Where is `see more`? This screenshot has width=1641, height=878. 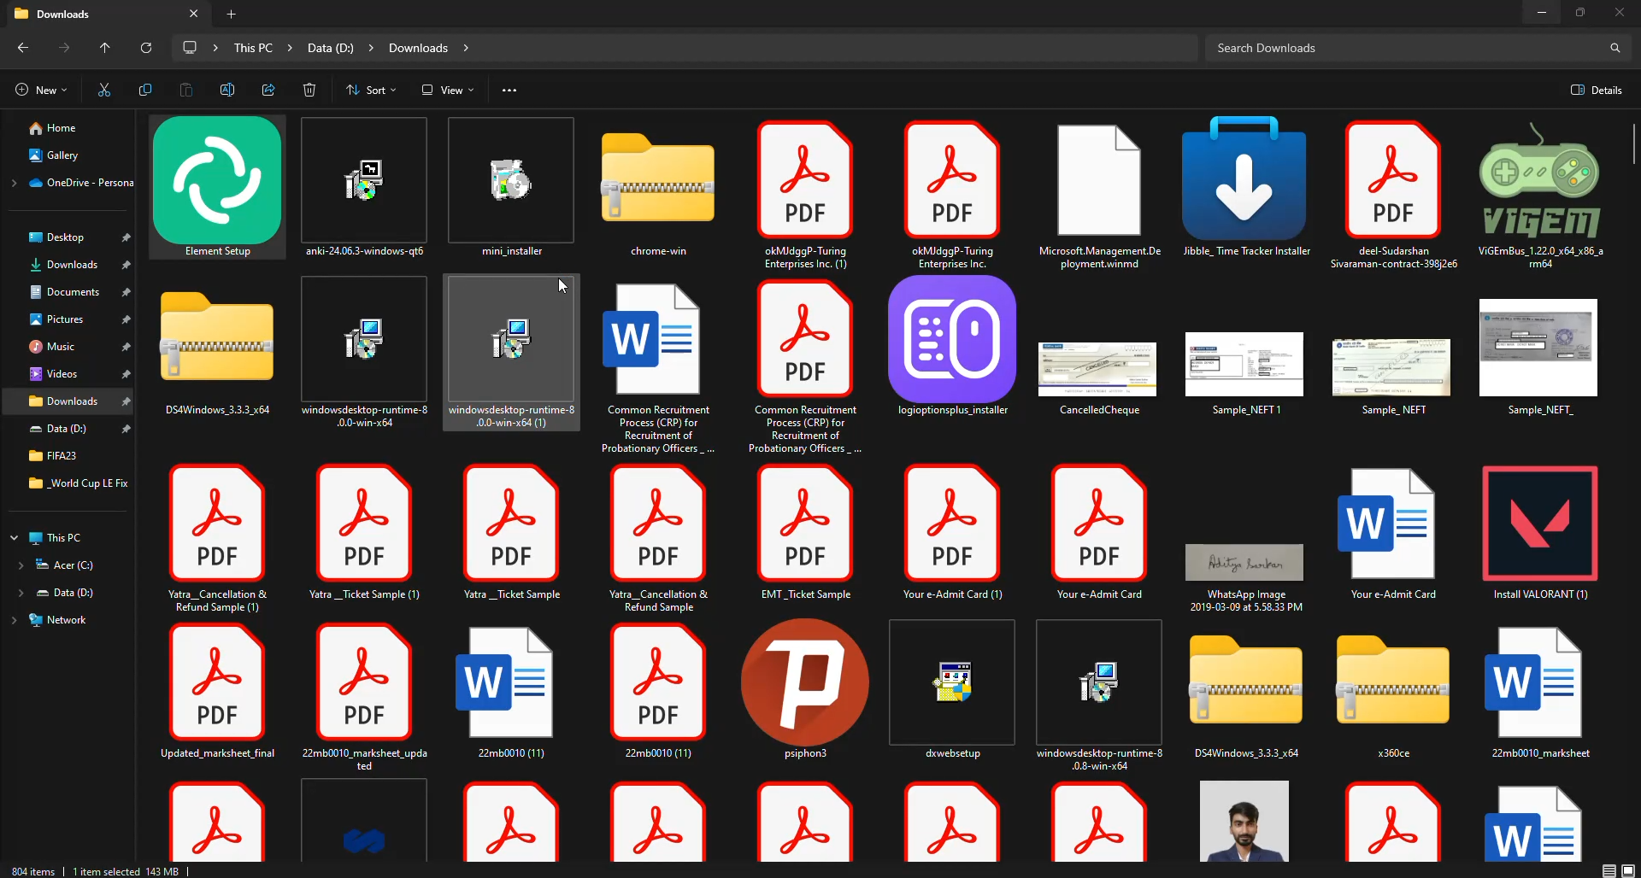
see more is located at coordinates (515, 91).